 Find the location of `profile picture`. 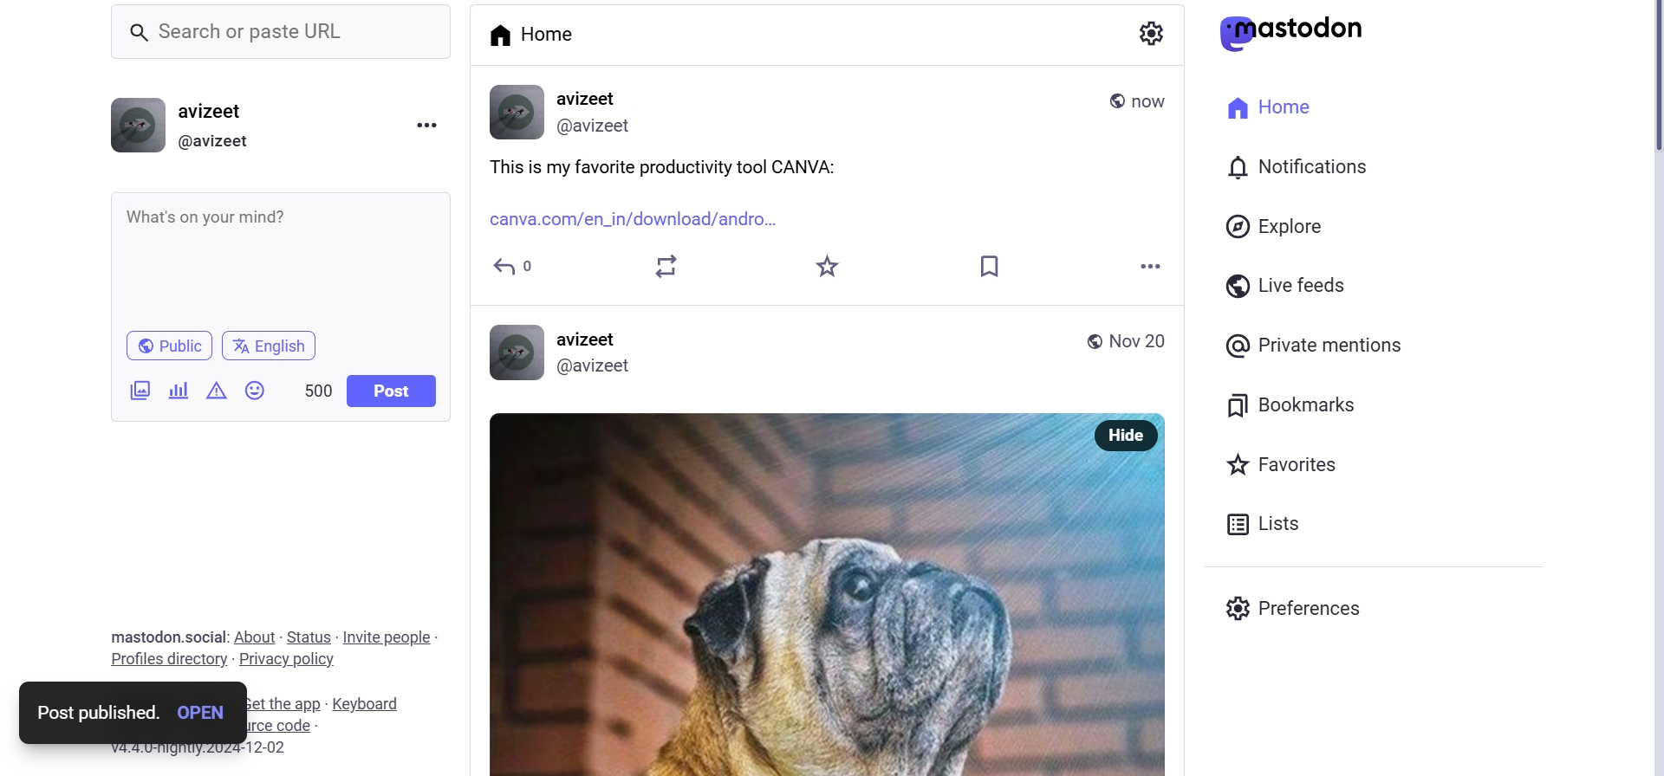

profile picture is located at coordinates (518, 112).